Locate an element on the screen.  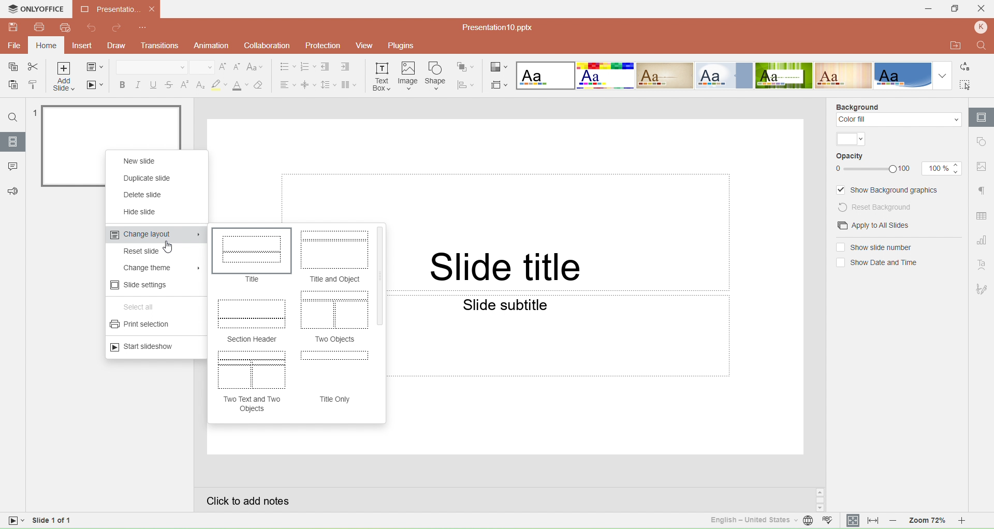
Slide setting is located at coordinates (981, 117).